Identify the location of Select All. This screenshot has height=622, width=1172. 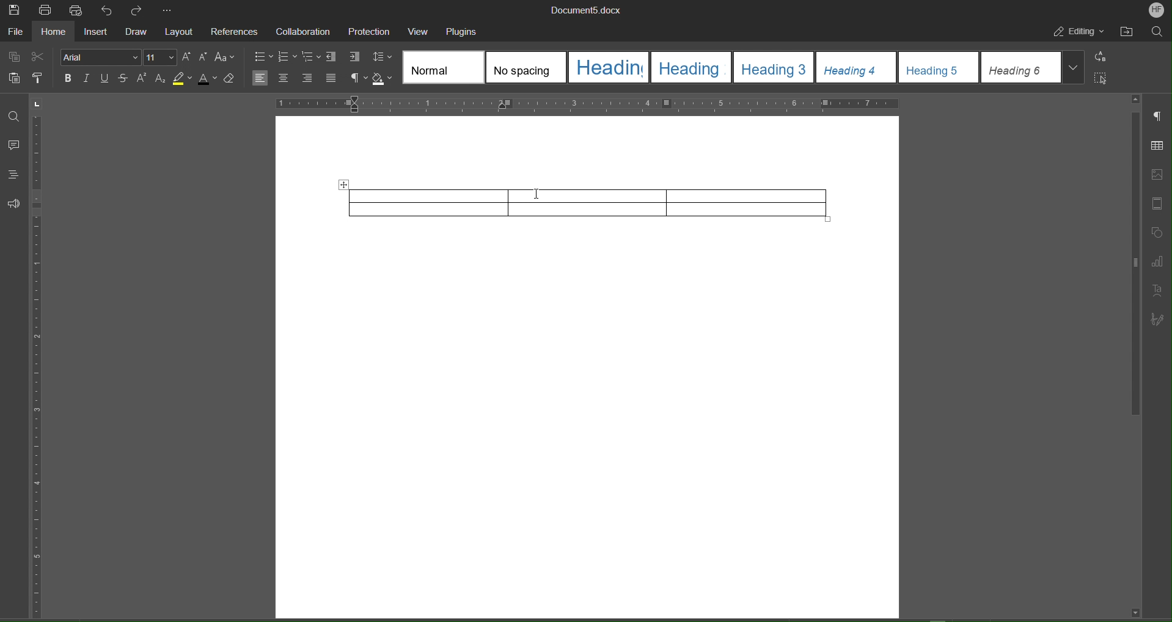
(1104, 78).